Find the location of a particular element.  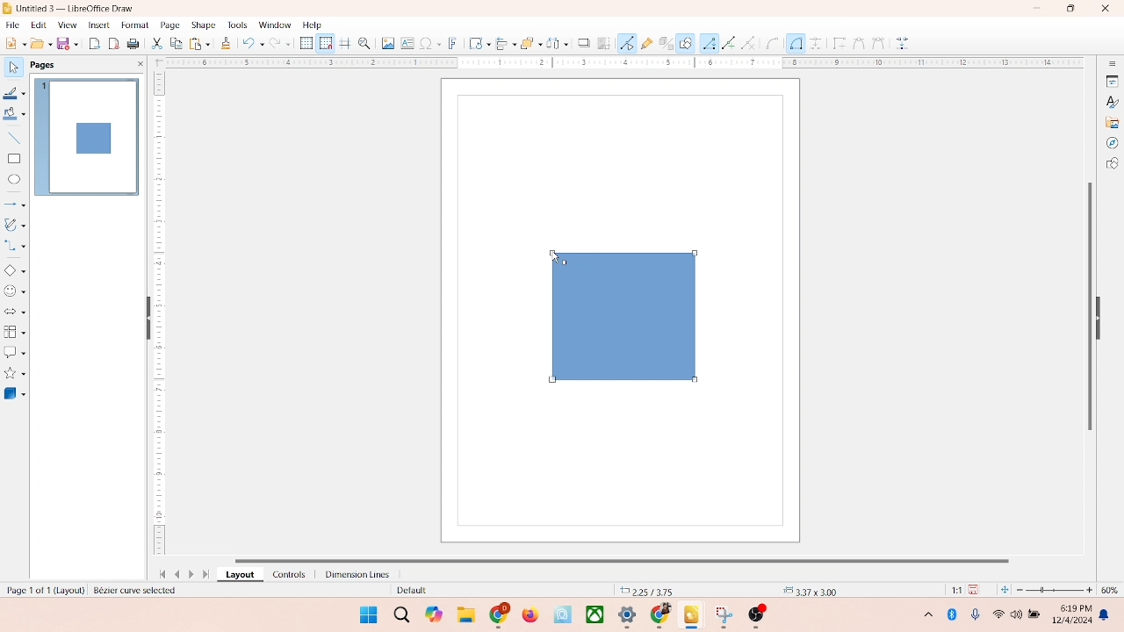

page is located at coordinates (168, 25).